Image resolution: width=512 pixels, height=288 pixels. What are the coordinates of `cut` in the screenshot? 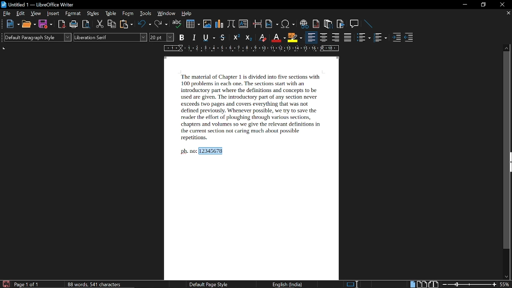 It's located at (100, 24).